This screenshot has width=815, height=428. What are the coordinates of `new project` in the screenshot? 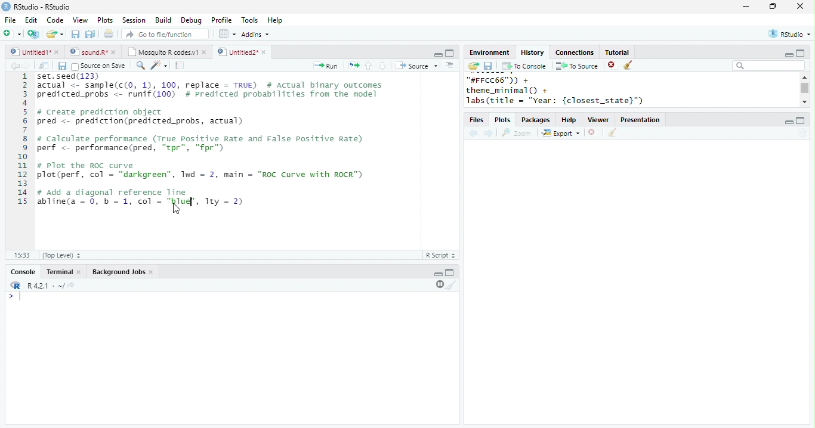 It's located at (34, 34).